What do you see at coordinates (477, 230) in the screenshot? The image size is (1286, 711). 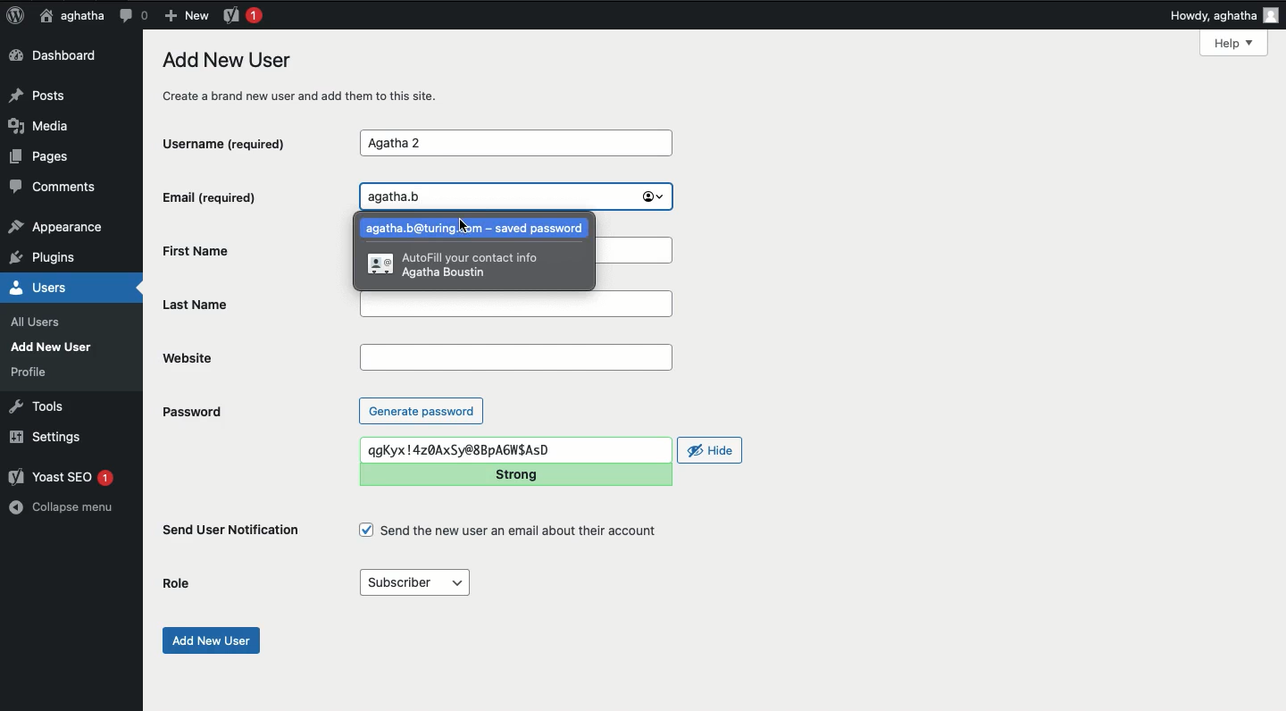 I see `agatha.b@turing.com-saved password` at bounding box center [477, 230].